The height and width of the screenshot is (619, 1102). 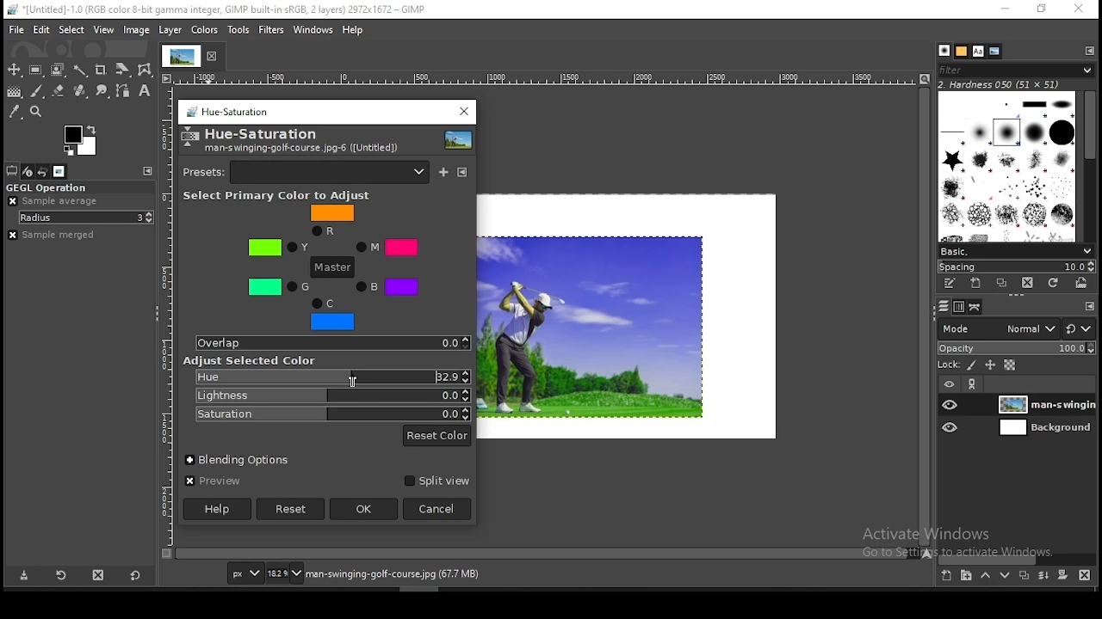 What do you see at coordinates (181, 56) in the screenshot?
I see `tab` at bounding box center [181, 56].